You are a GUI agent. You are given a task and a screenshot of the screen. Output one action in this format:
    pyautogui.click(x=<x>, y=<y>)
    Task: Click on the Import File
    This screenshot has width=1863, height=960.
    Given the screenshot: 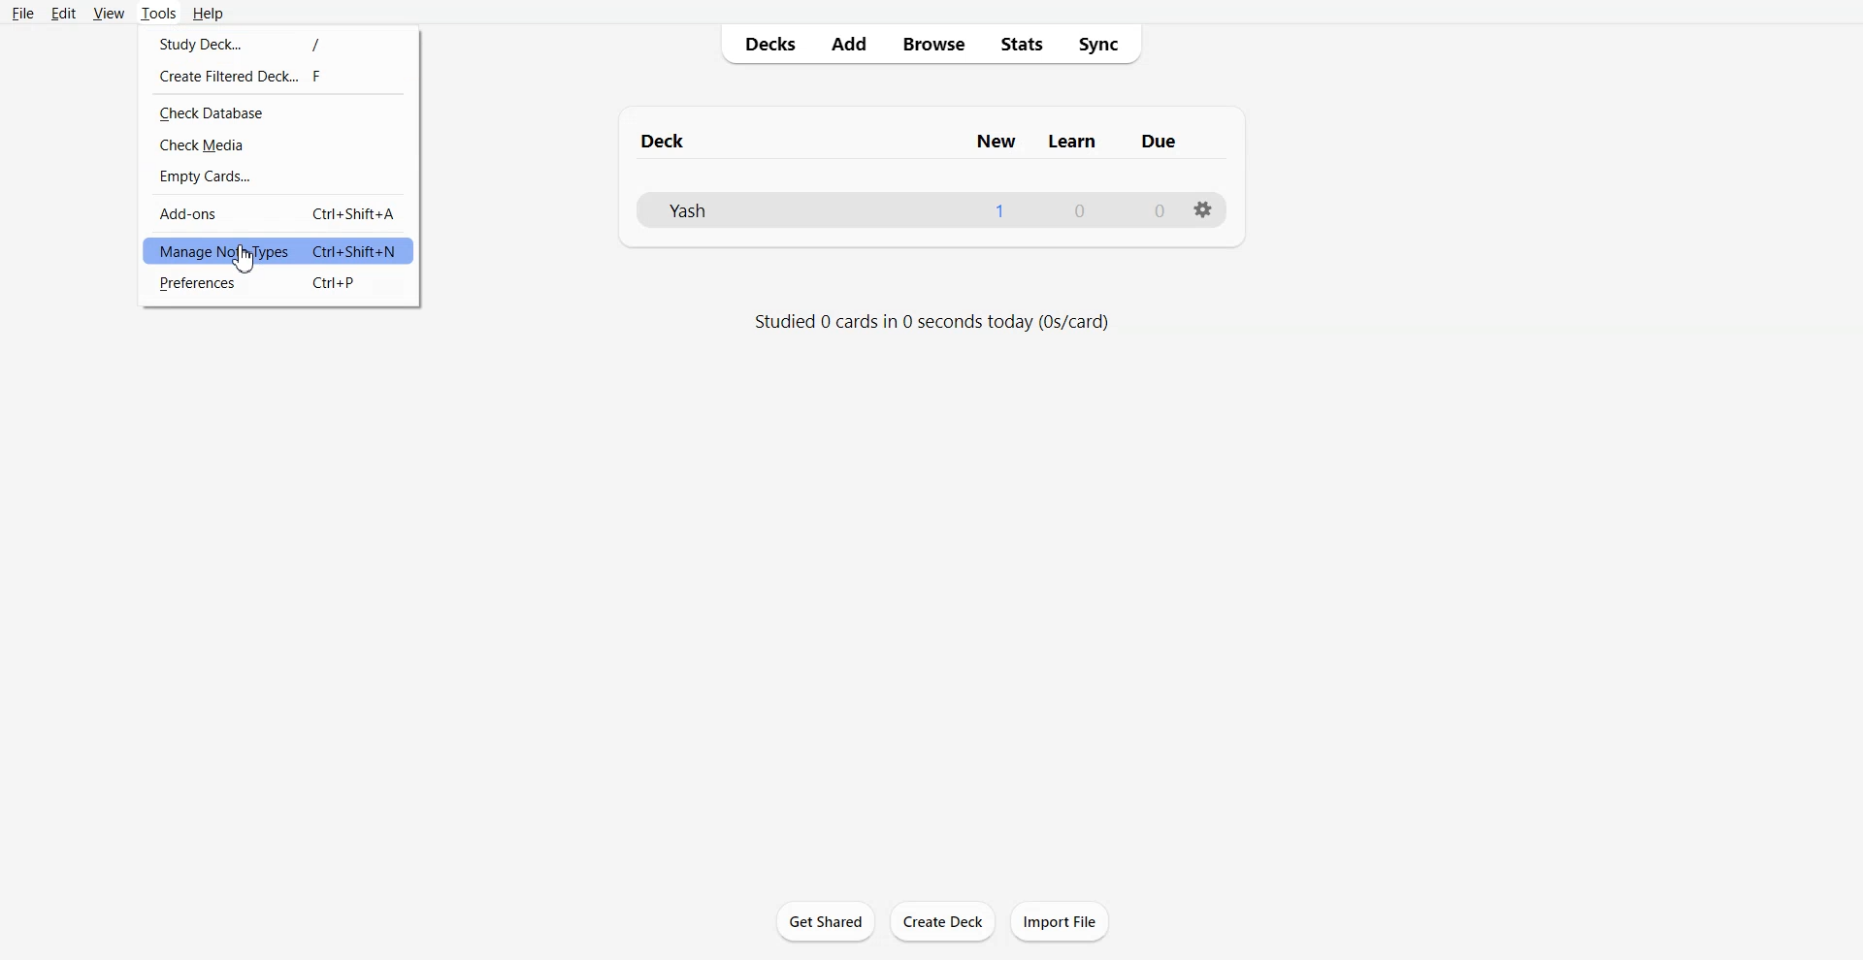 What is the action you would take?
    pyautogui.click(x=1060, y=920)
    